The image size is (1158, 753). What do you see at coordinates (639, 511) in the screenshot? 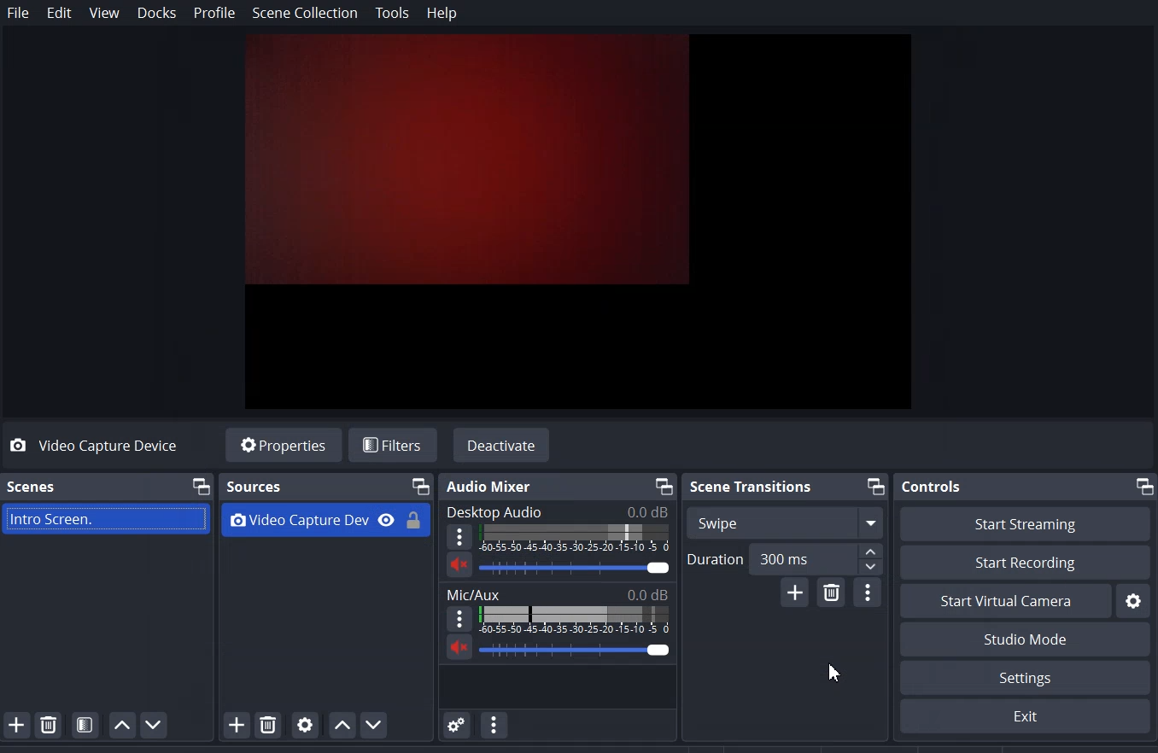
I see `0.0 dB` at bounding box center [639, 511].